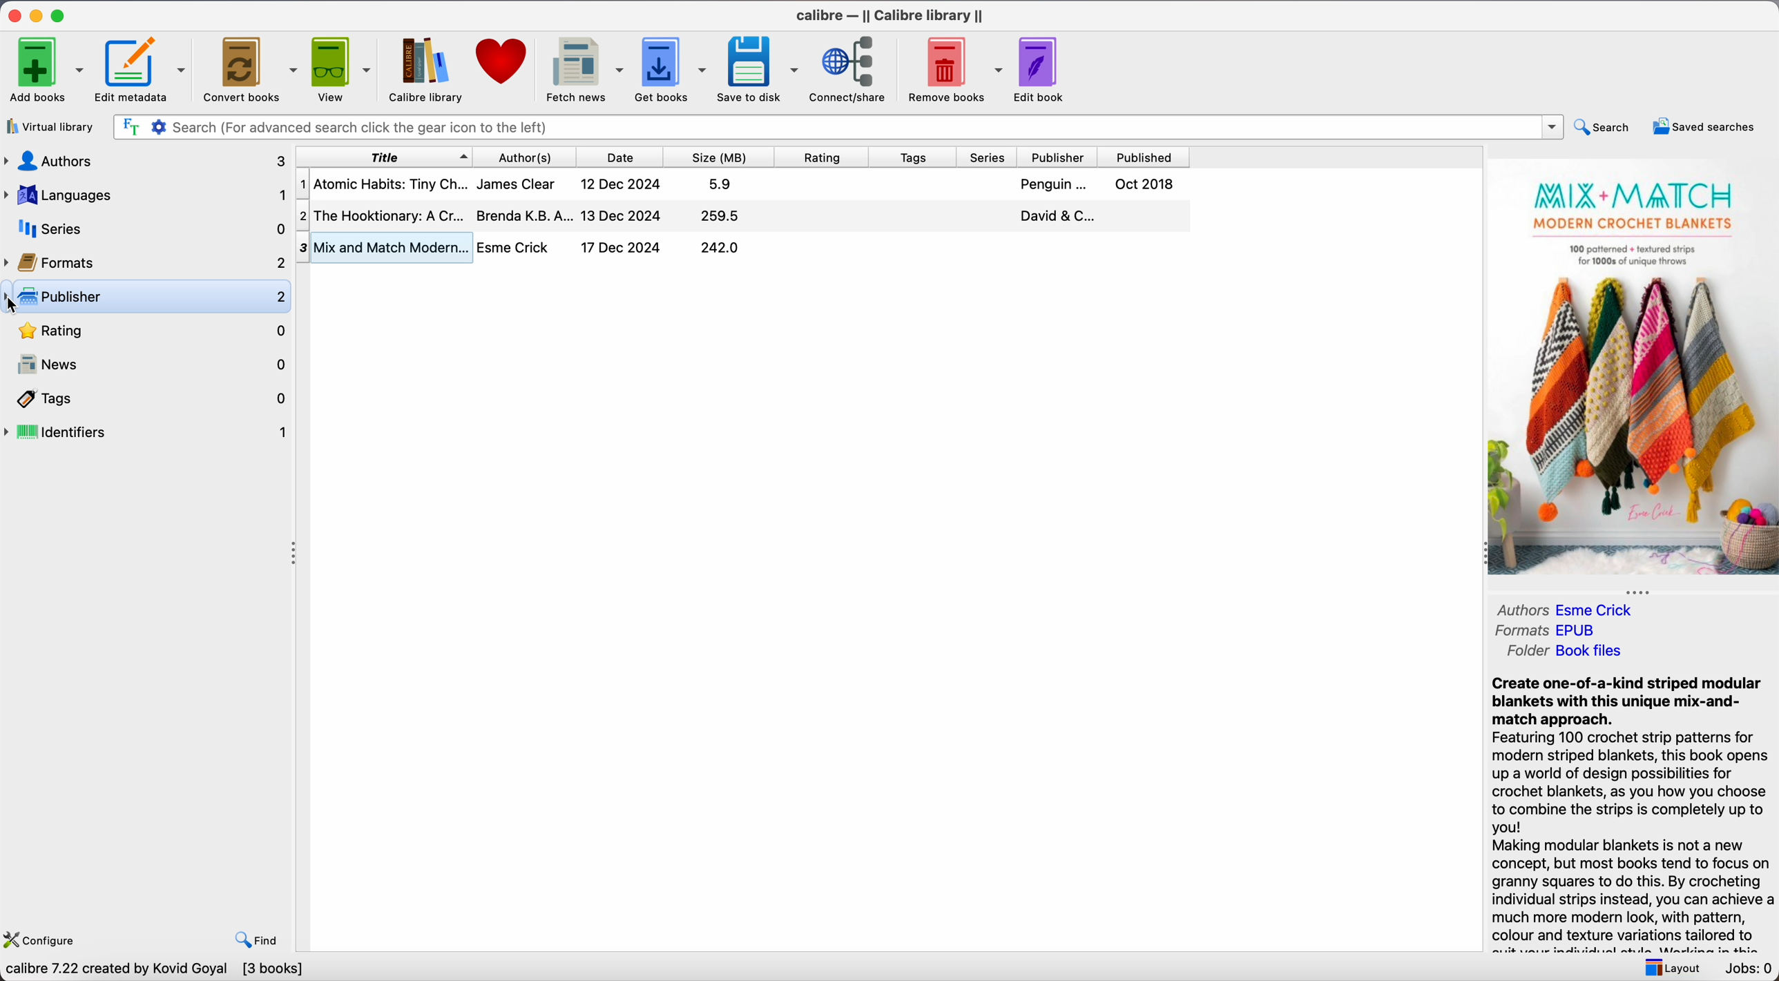  What do you see at coordinates (147, 363) in the screenshot?
I see `news` at bounding box center [147, 363].